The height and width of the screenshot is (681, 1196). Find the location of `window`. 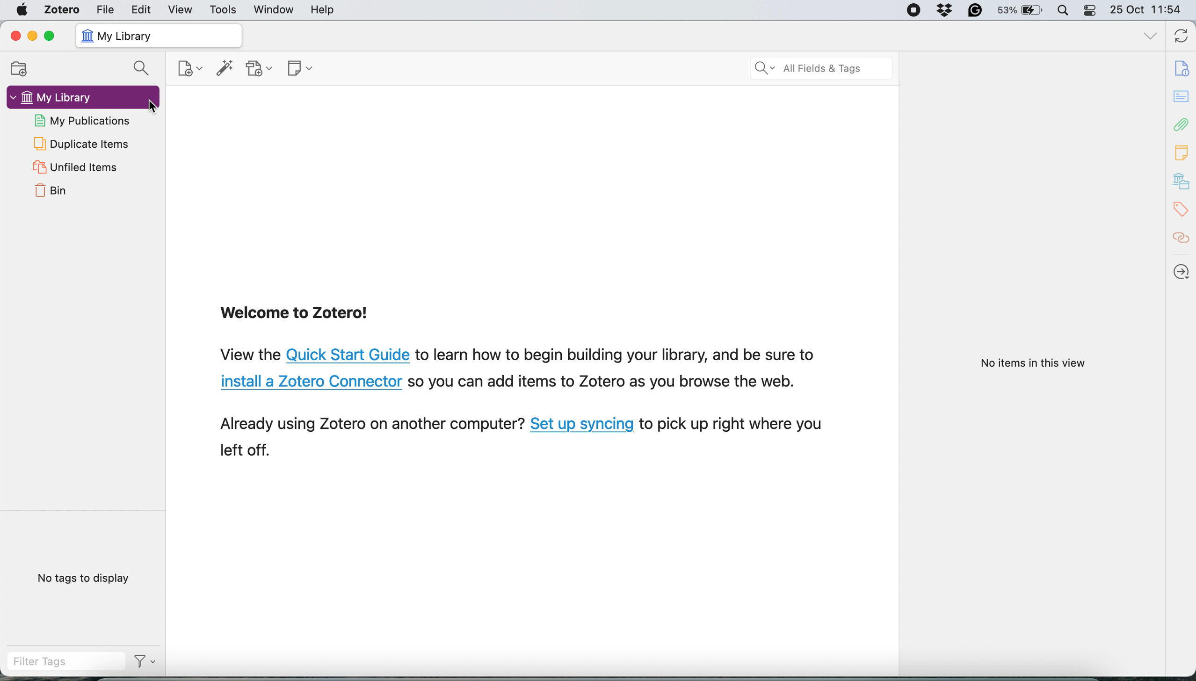

window is located at coordinates (272, 9).